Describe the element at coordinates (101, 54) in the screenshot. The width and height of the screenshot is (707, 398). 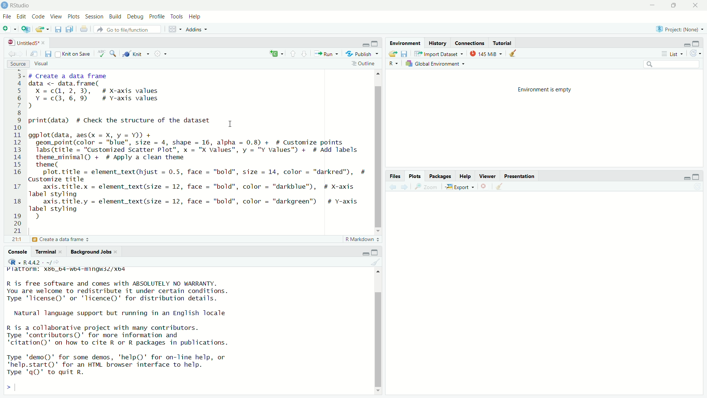
I see `ABC` at that location.